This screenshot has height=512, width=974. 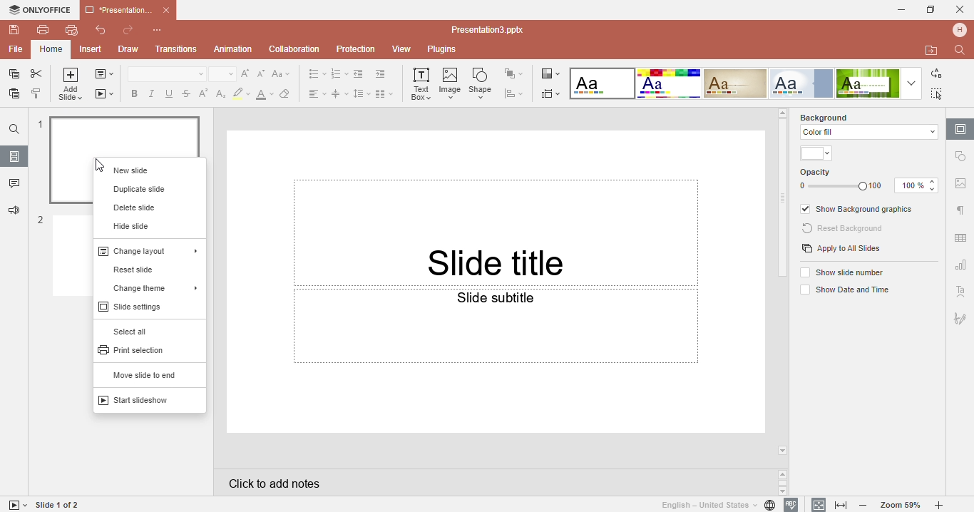 What do you see at coordinates (340, 93) in the screenshot?
I see `Vertical align` at bounding box center [340, 93].